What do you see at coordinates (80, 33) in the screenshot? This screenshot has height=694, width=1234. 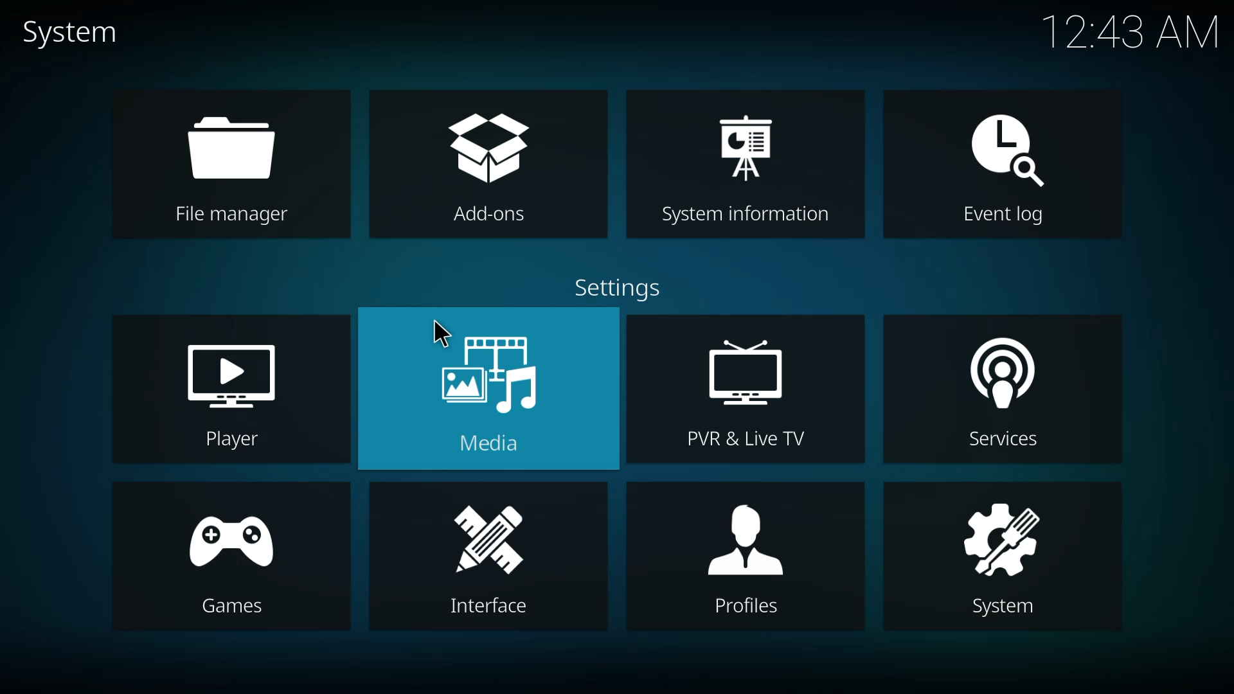 I see `system` at bounding box center [80, 33].